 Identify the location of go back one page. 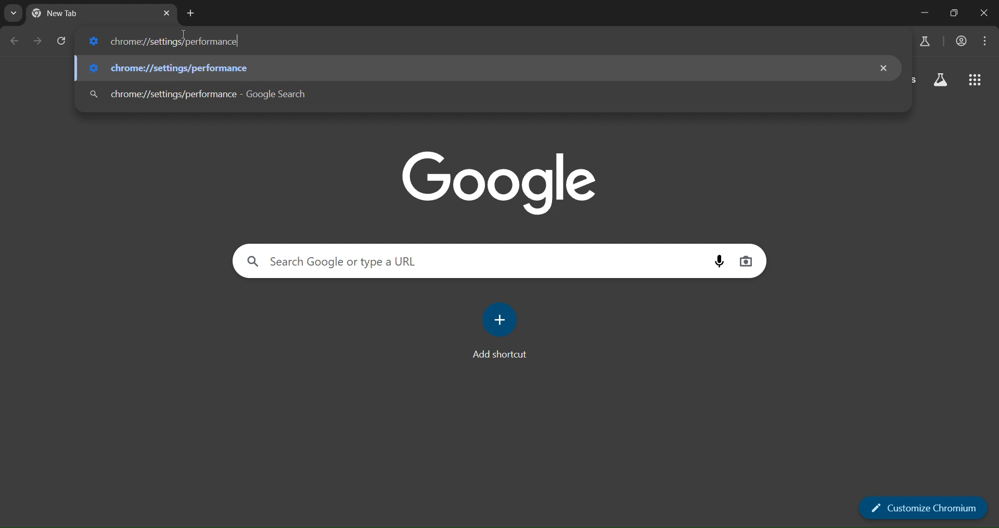
(18, 41).